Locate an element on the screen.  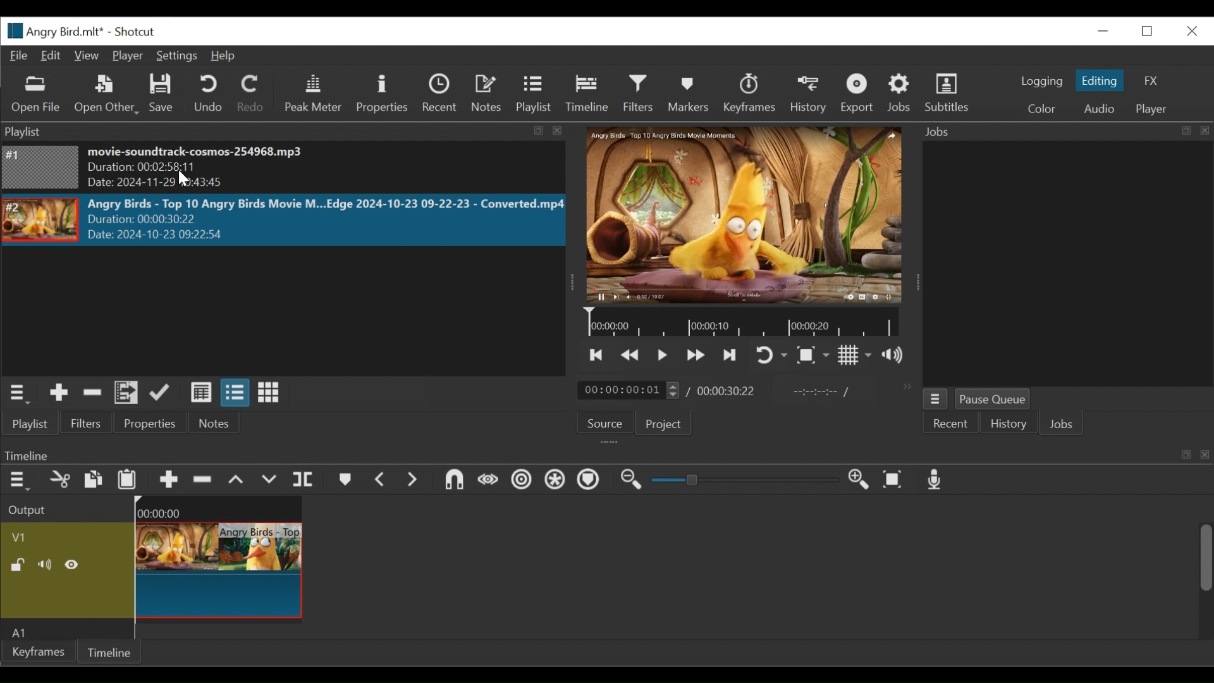
Redo is located at coordinates (252, 94).